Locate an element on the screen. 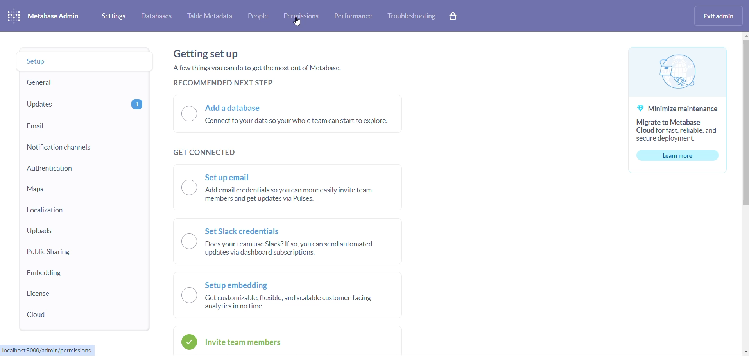  move down is located at coordinates (744, 352).